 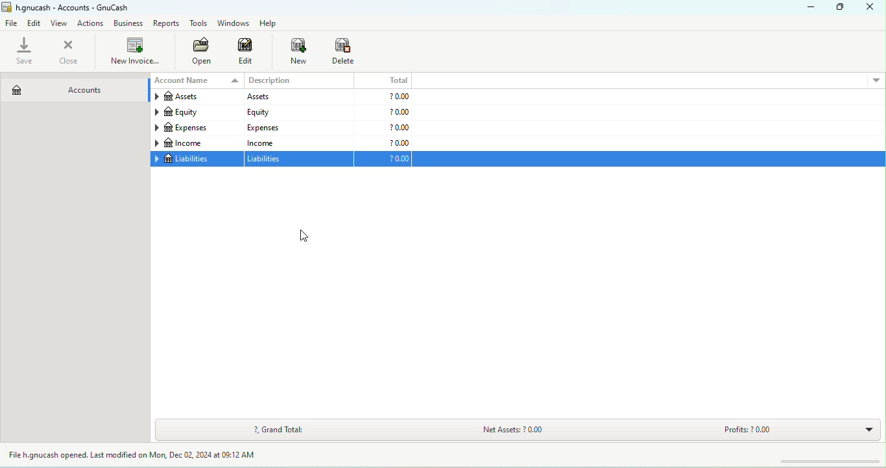 What do you see at coordinates (142, 456) in the screenshot?
I see `file h.gnucash opened last modified on mon, dec 02,2024 at 09.12 am` at bounding box center [142, 456].